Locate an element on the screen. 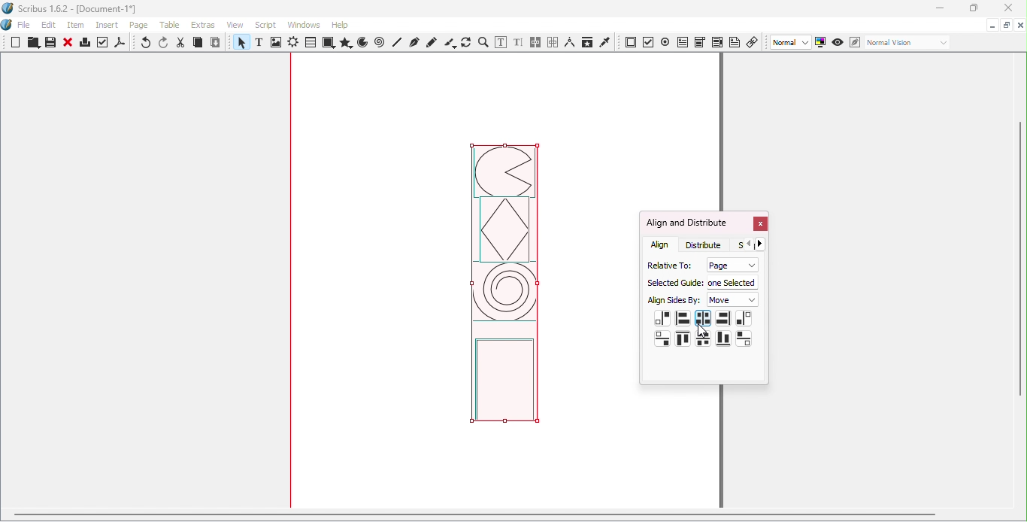  Copy item properties is located at coordinates (586, 42).